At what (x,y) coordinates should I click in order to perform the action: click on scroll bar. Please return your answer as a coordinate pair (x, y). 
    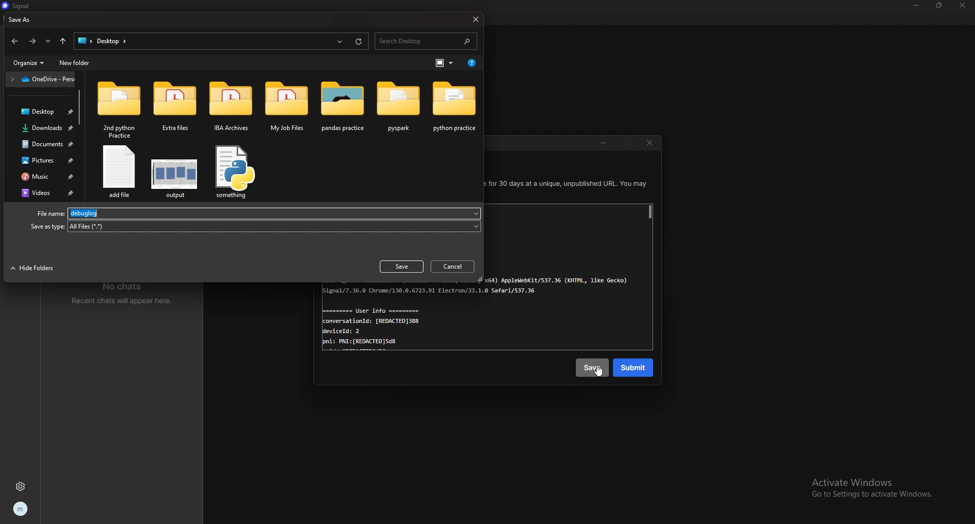
    Looking at the image, I should click on (651, 213).